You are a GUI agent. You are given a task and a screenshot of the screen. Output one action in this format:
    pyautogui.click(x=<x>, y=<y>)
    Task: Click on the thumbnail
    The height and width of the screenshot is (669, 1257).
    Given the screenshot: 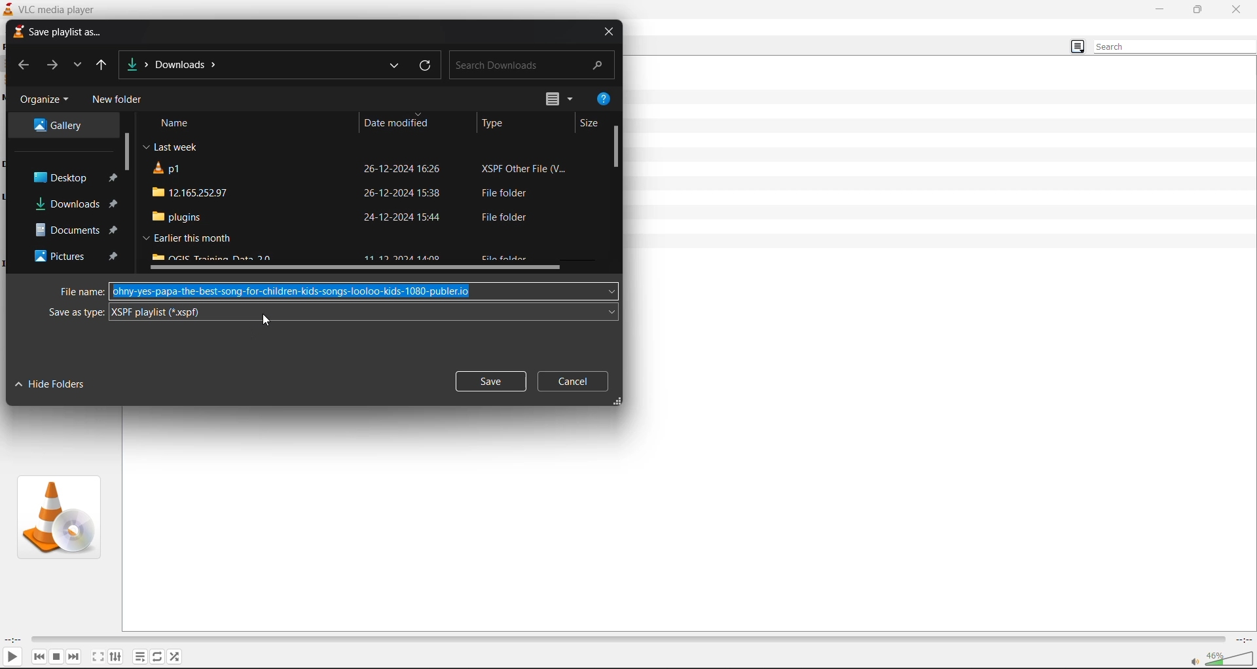 What is the action you would take?
    pyautogui.click(x=58, y=516)
    